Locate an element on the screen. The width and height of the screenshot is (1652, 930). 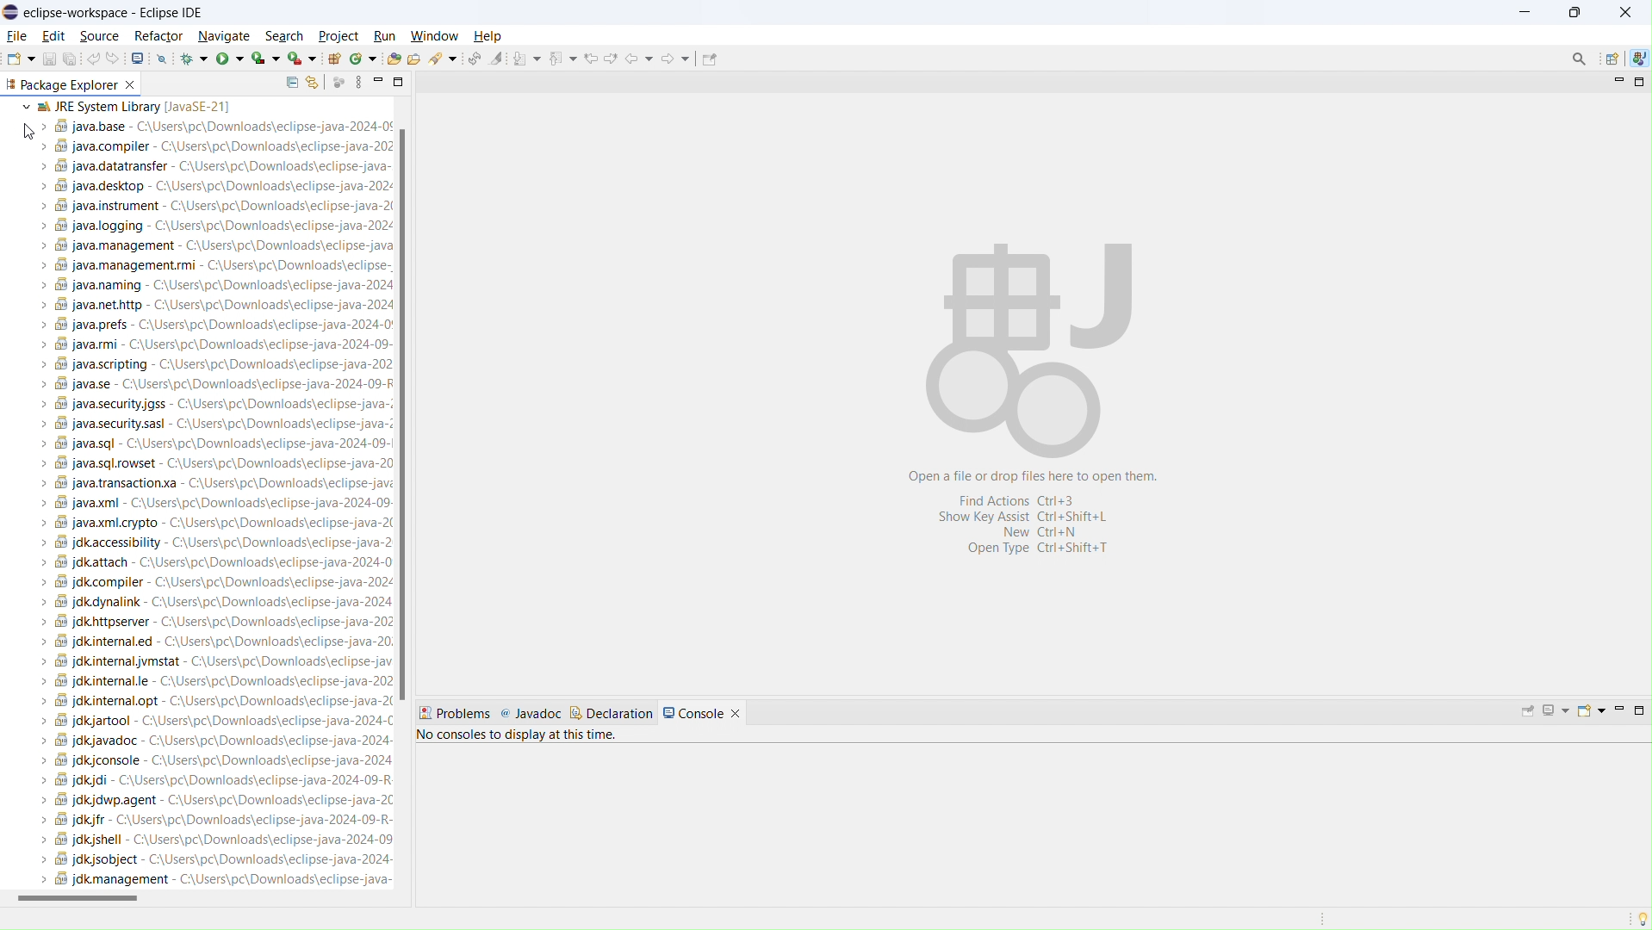
view menu is located at coordinates (359, 82).